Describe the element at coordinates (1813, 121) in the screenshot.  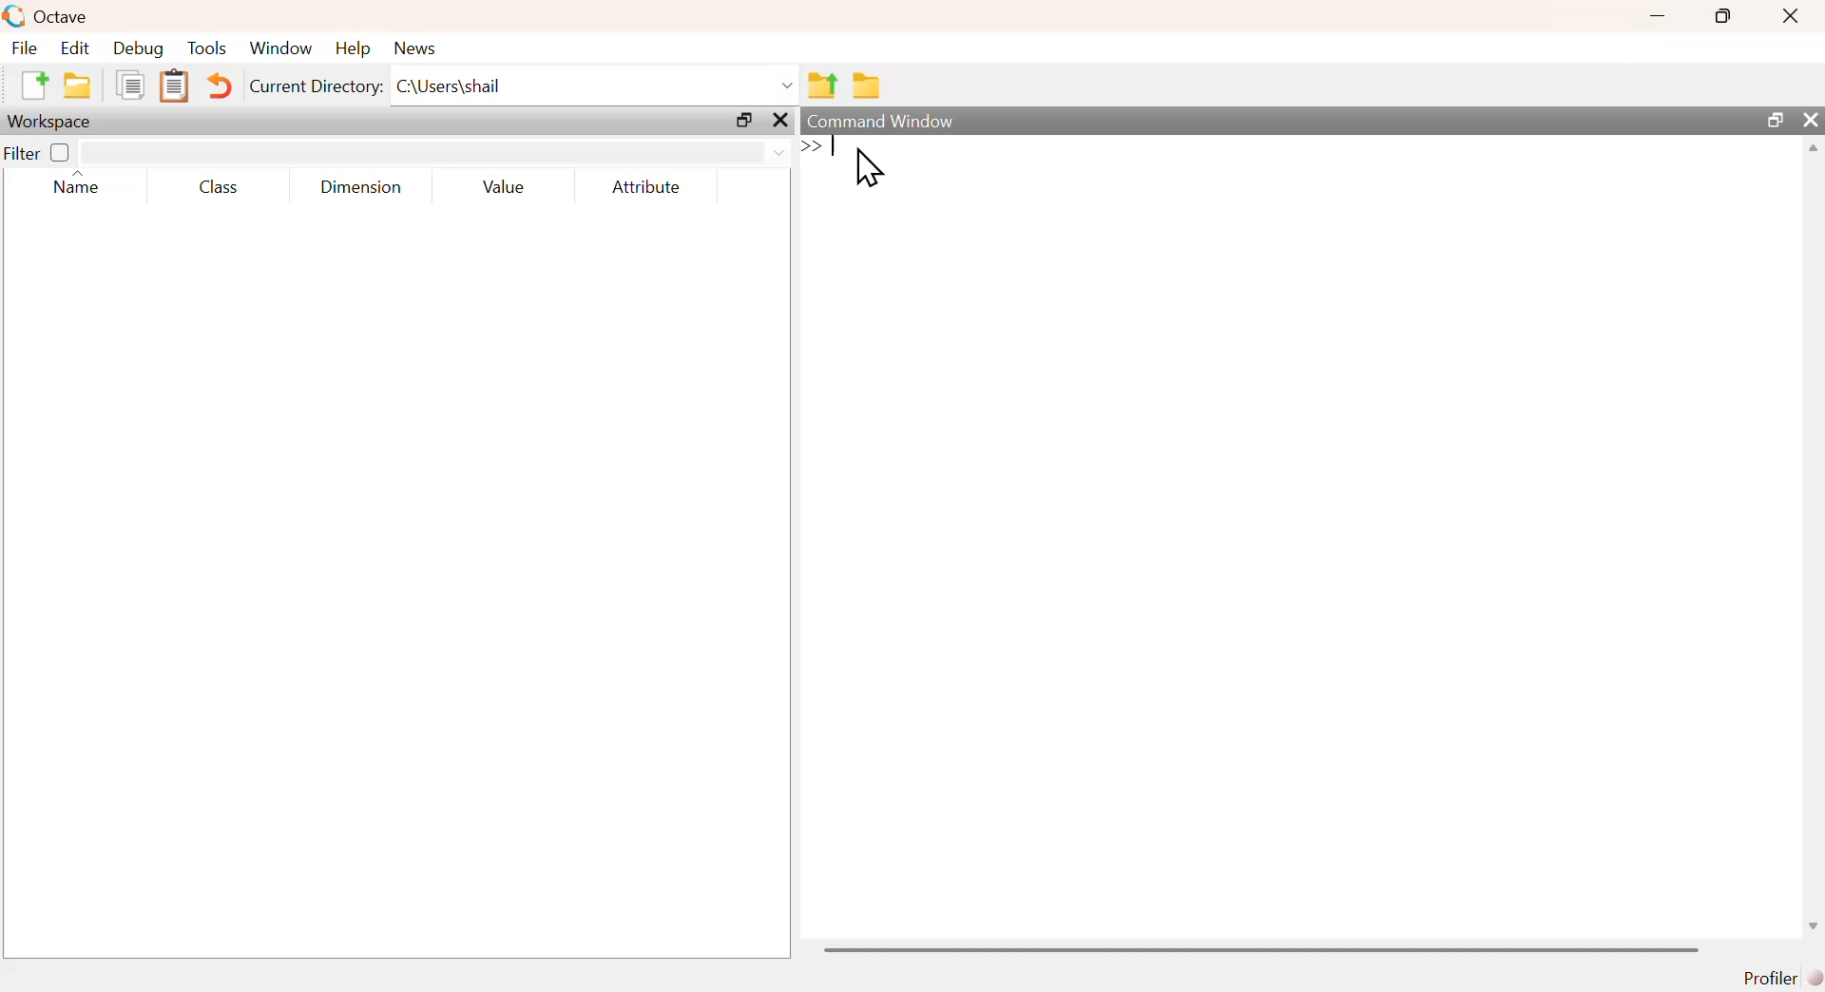
I see `close` at that location.